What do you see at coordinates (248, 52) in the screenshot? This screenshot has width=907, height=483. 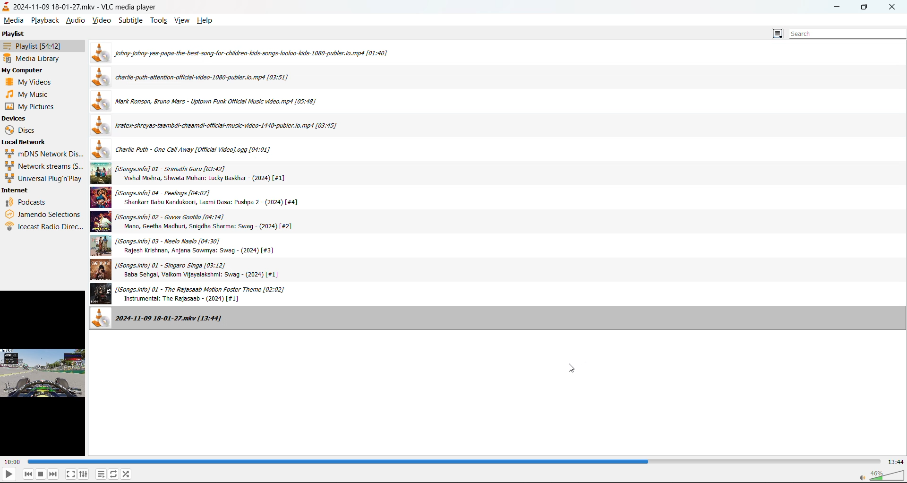 I see `tracks without duration` at bounding box center [248, 52].